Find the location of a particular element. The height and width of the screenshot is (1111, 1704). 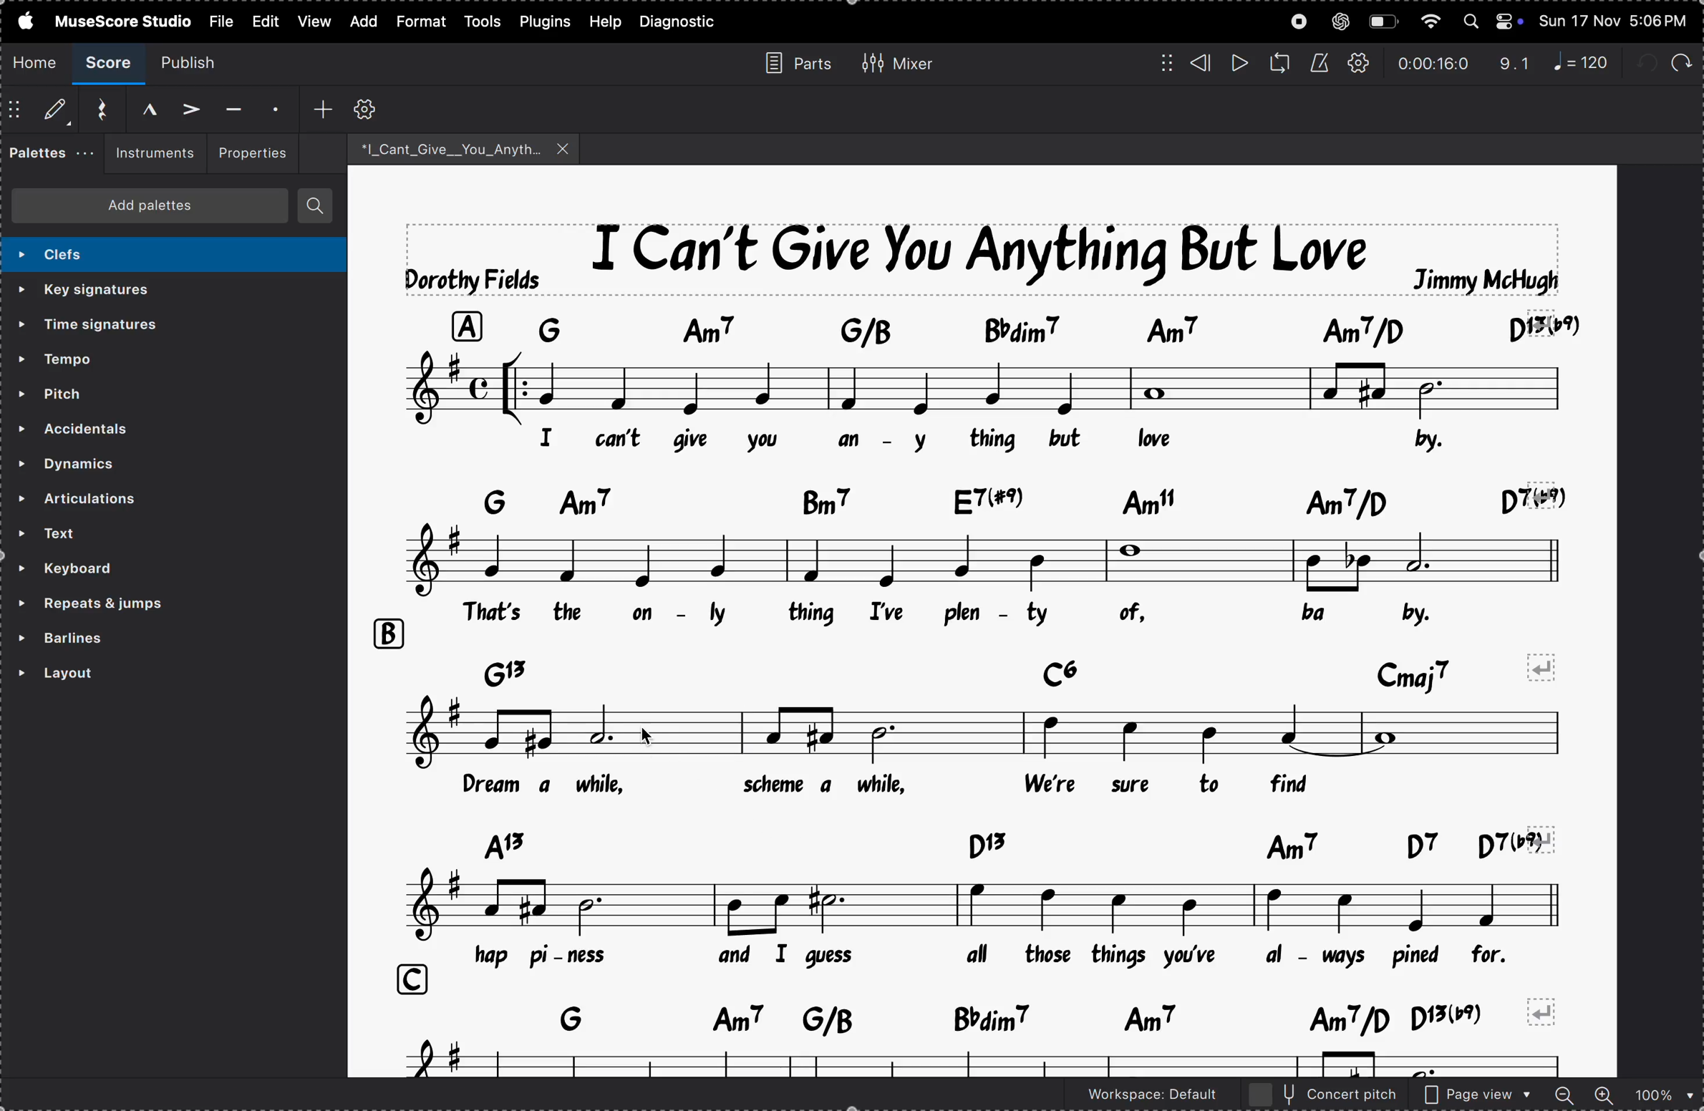

lyrics is located at coordinates (1009, 955).